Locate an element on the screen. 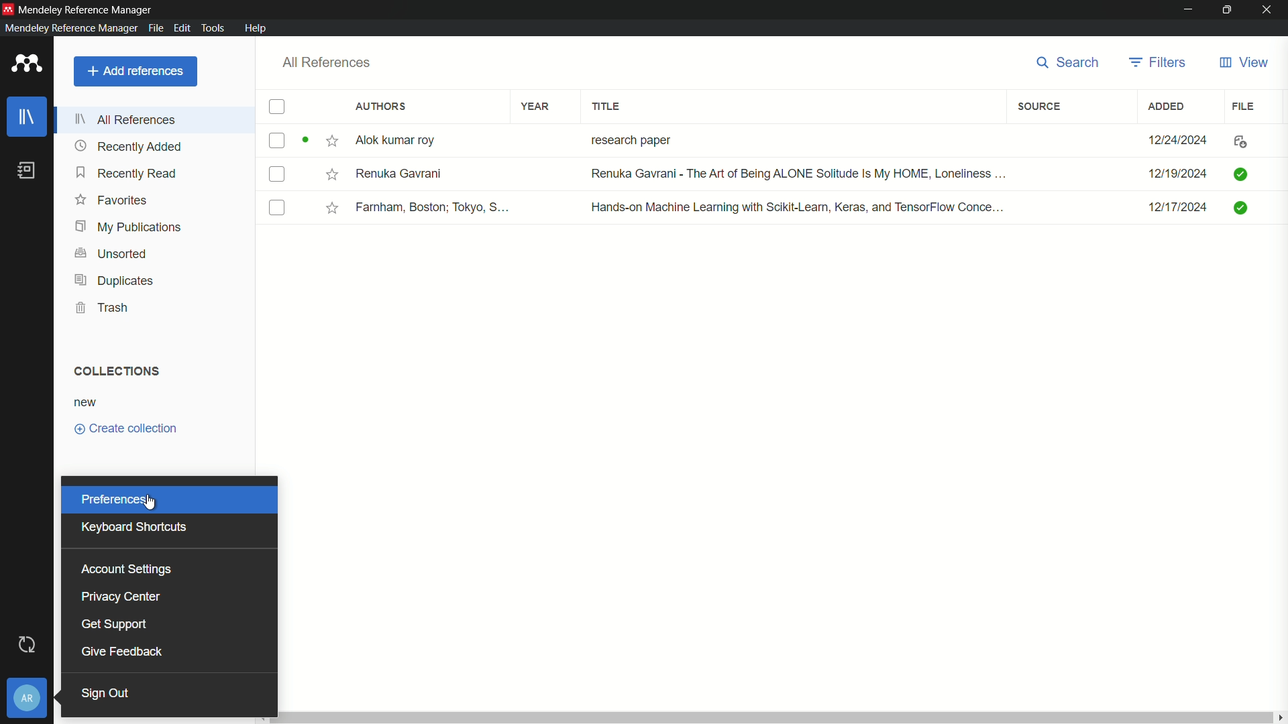  check is located at coordinates (275, 174).